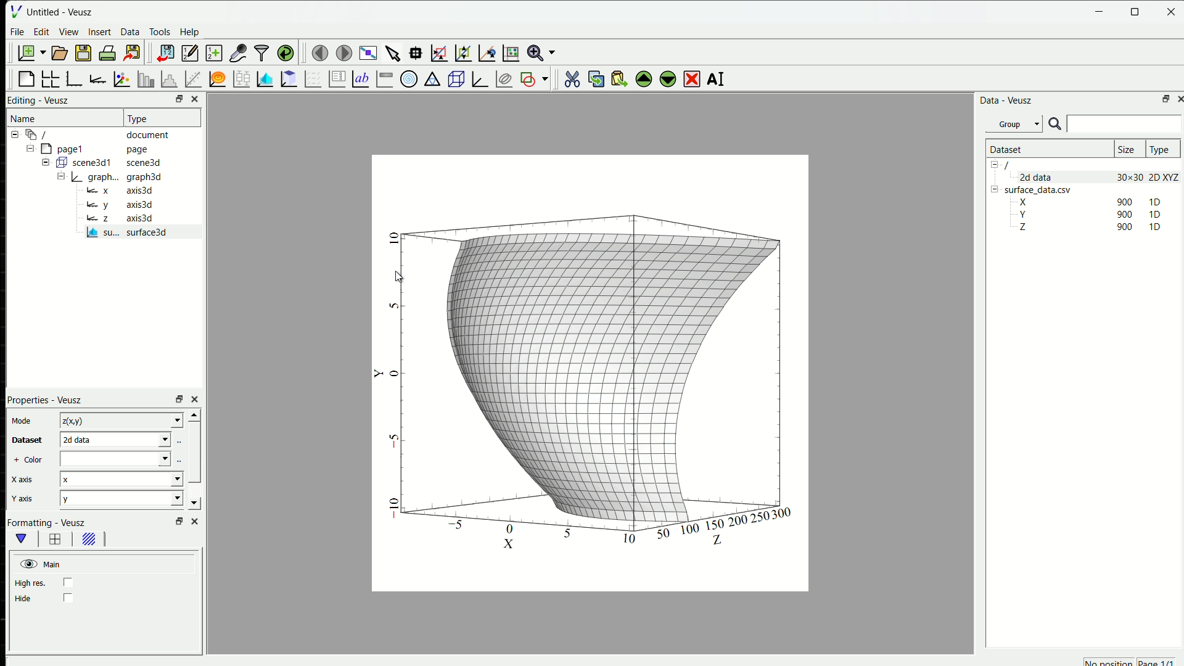 Image resolution: width=1184 pixels, height=666 pixels. What do you see at coordinates (195, 521) in the screenshot?
I see `close` at bounding box center [195, 521].